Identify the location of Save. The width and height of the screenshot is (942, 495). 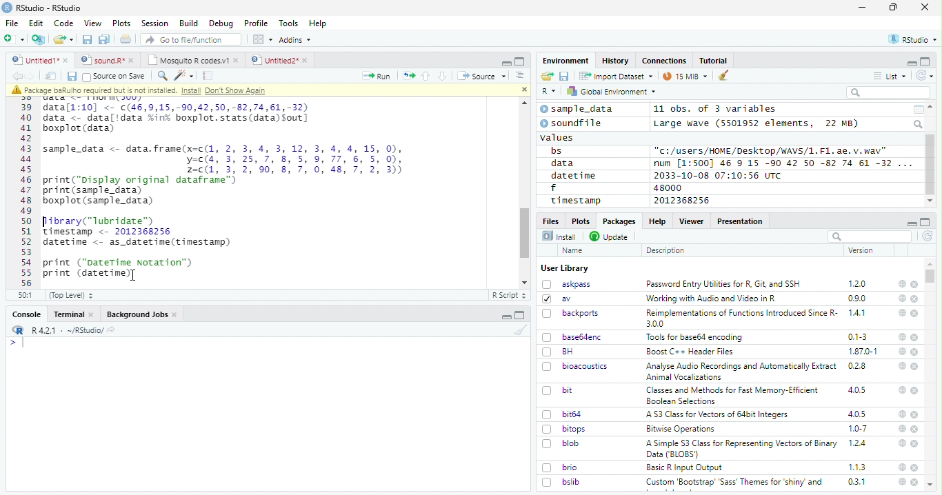
(565, 77).